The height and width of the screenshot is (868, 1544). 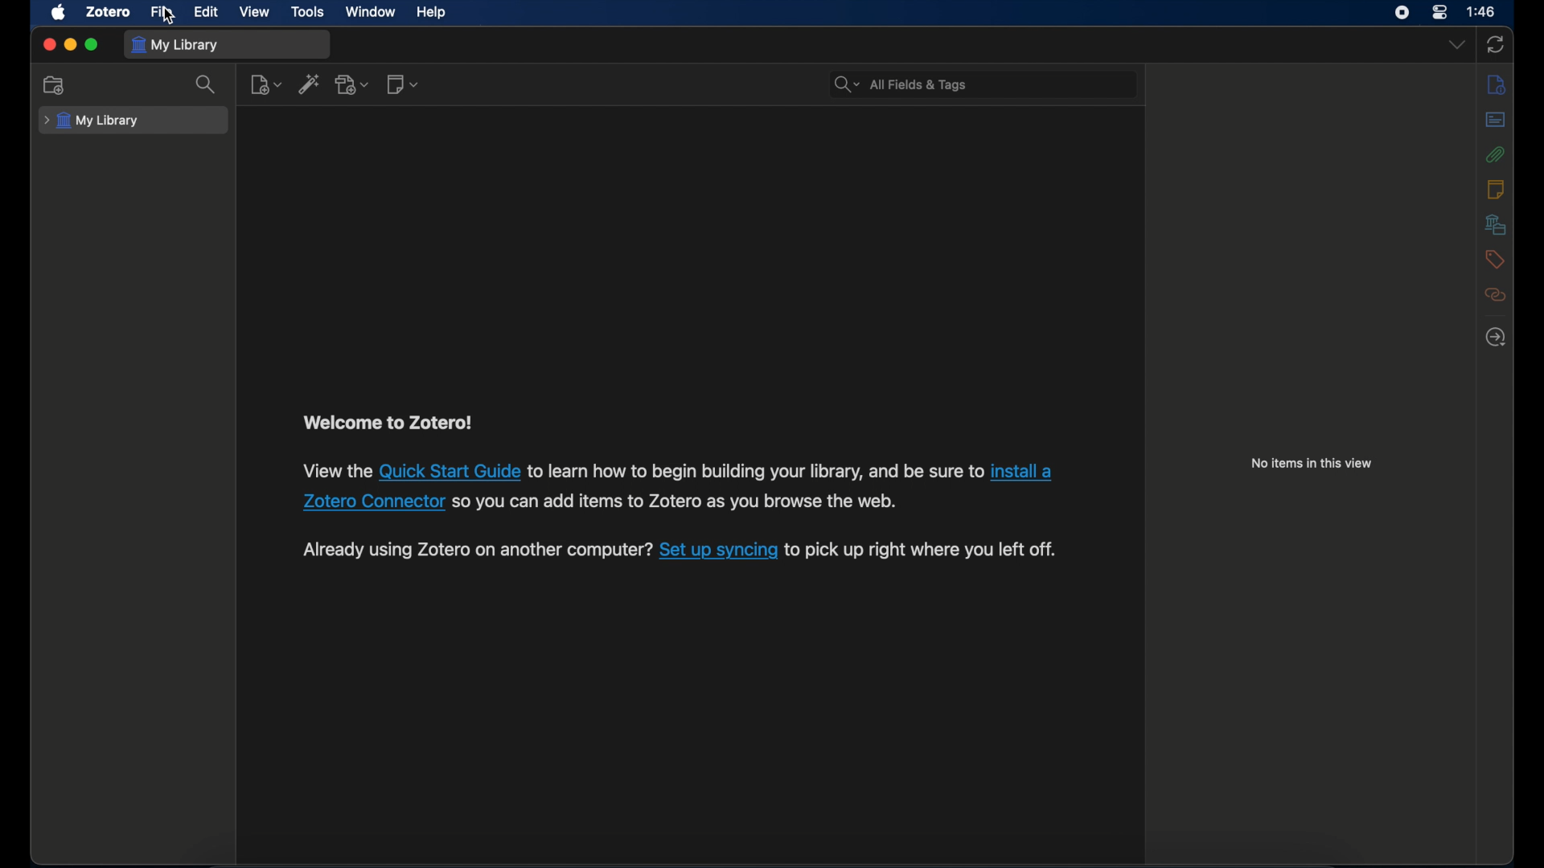 What do you see at coordinates (1456, 45) in the screenshot?
I see `dropdown` at bounding box center [1456, 45].